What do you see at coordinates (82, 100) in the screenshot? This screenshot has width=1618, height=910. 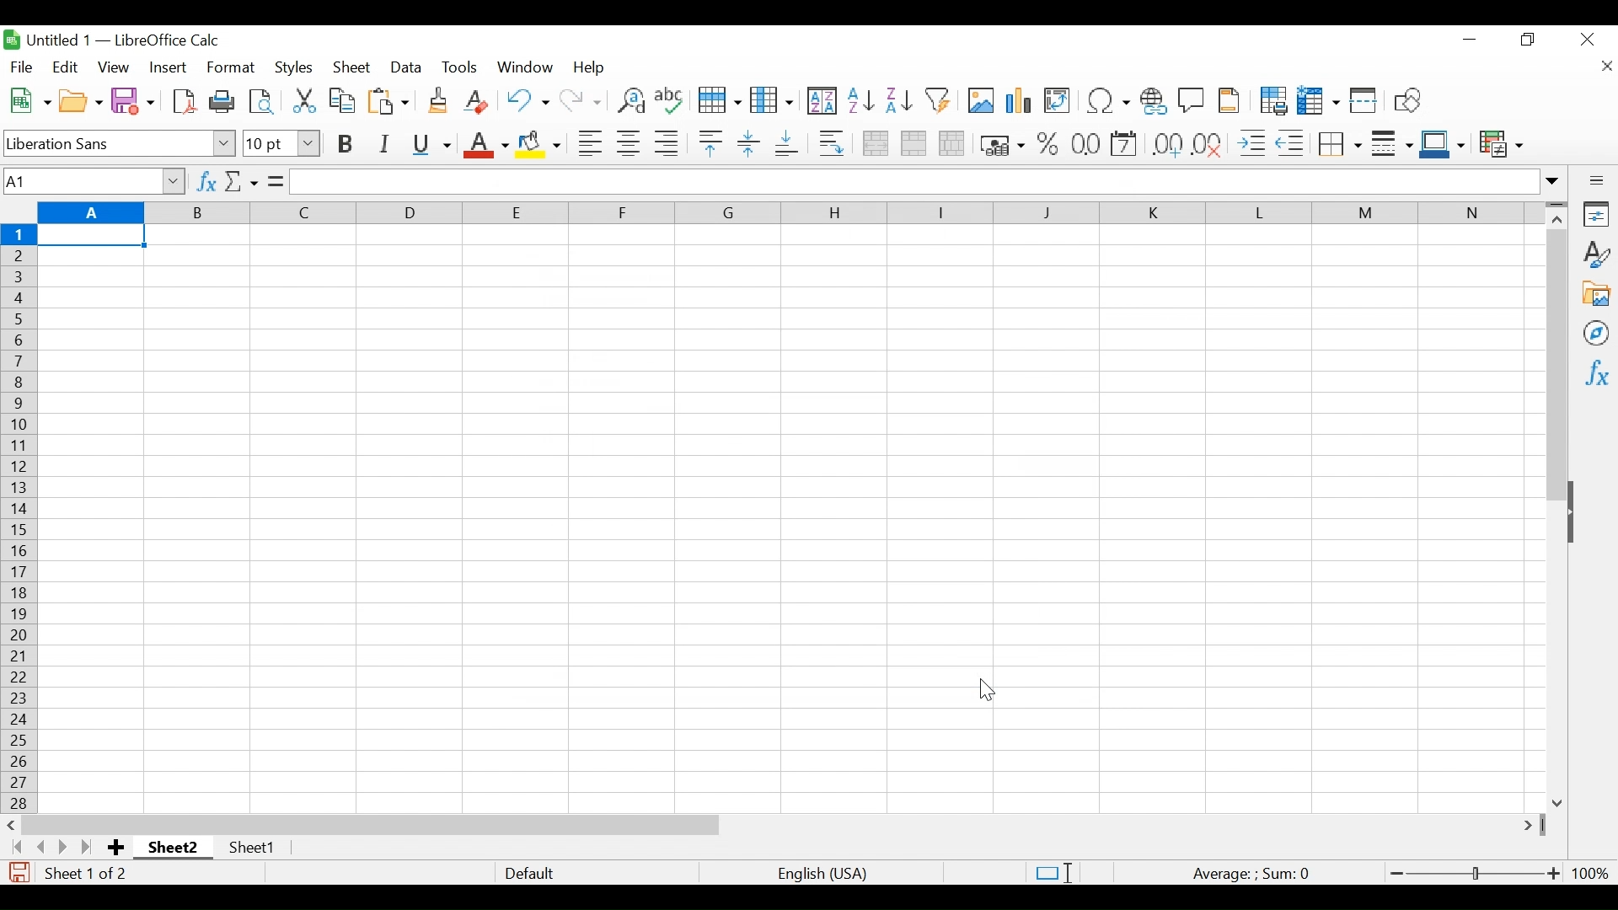 I see `Open` at bounding box center [82, 100].